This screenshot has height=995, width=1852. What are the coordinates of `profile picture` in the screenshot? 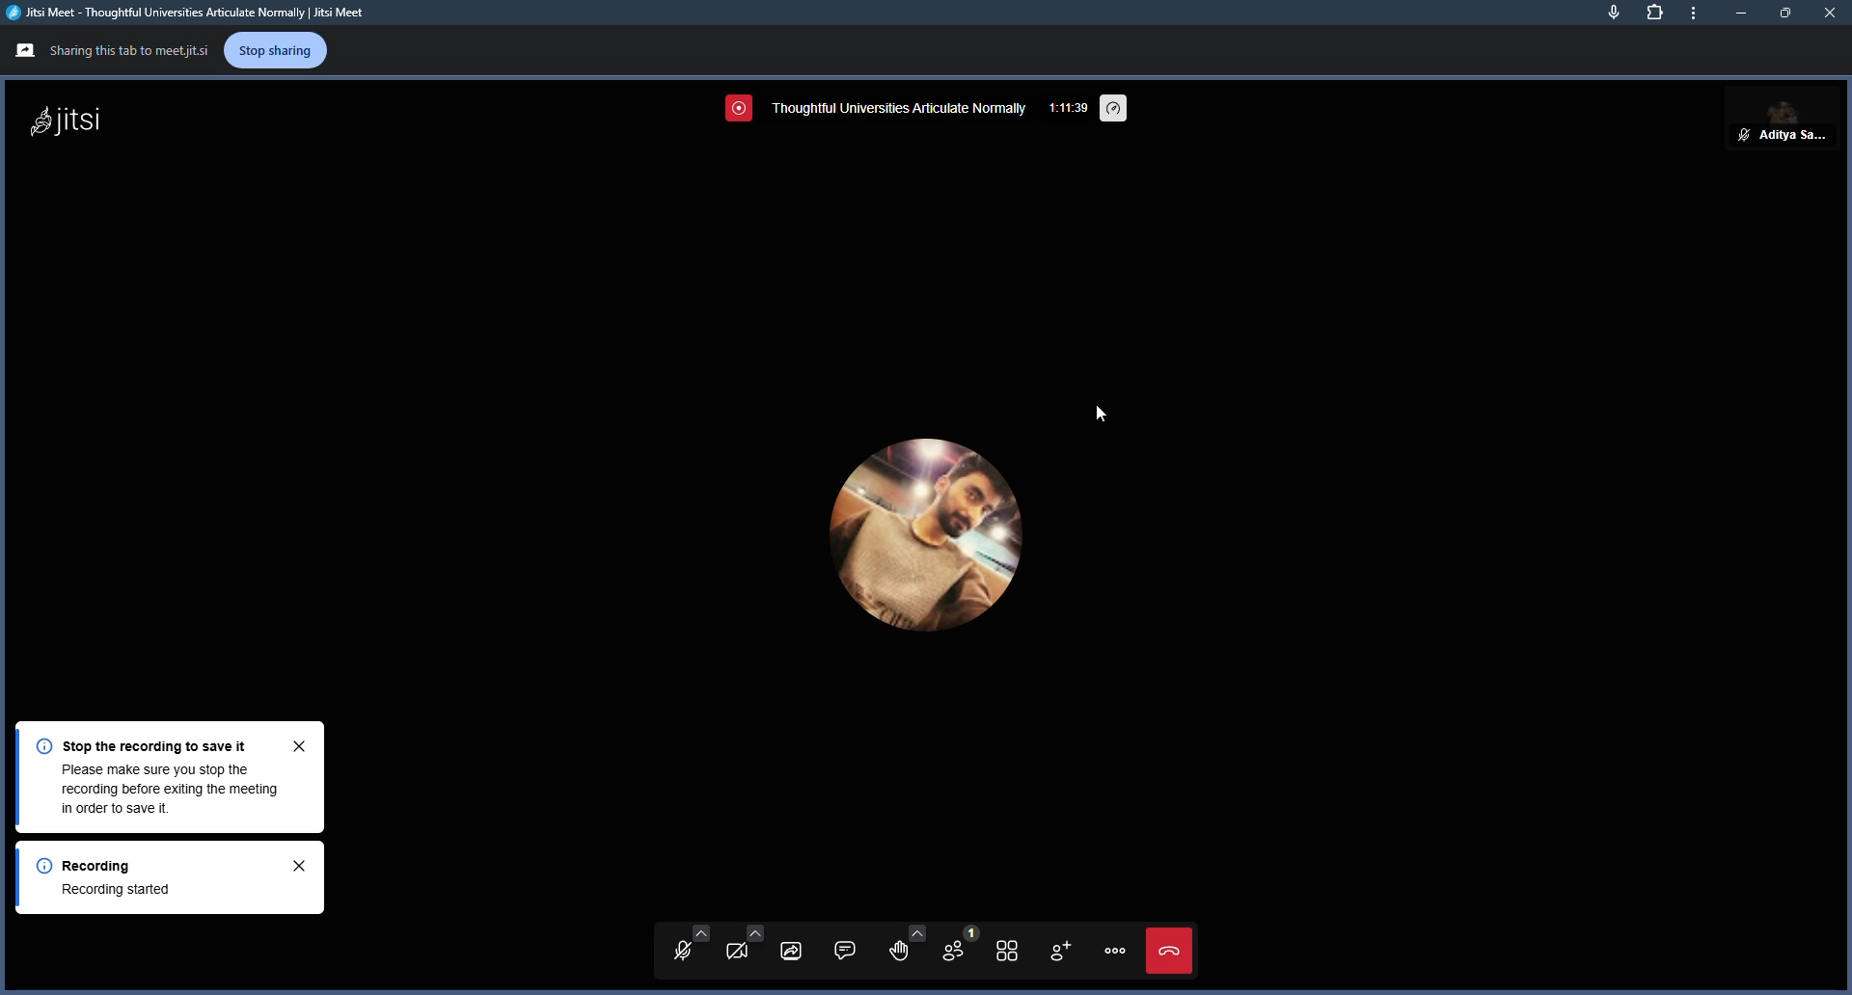 It's located at (915, 539).